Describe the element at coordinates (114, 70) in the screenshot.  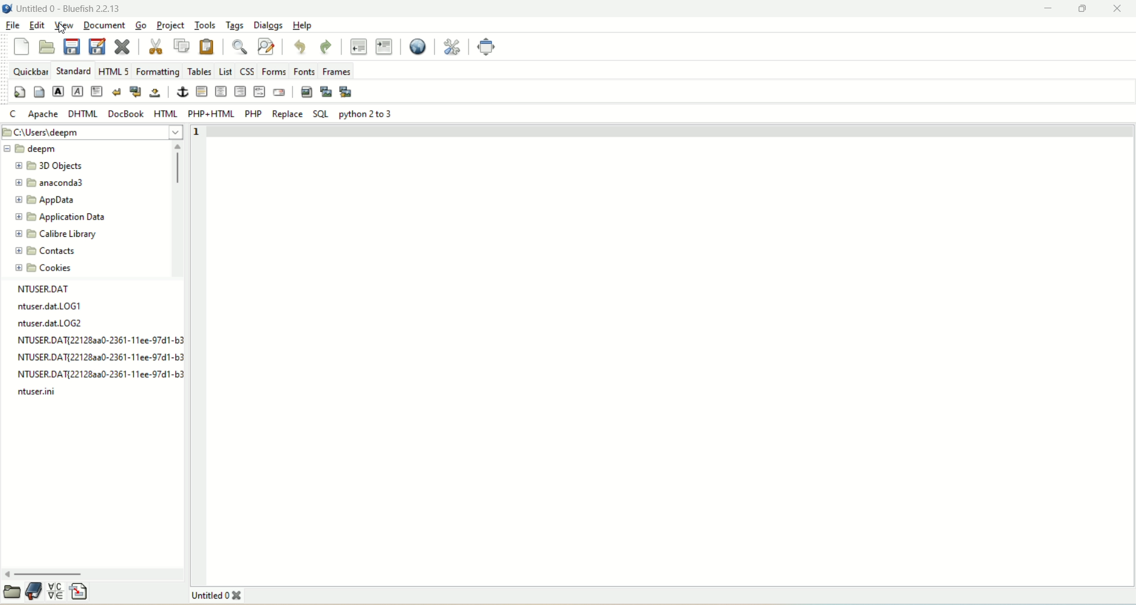
I see `HTML 5` at that location.